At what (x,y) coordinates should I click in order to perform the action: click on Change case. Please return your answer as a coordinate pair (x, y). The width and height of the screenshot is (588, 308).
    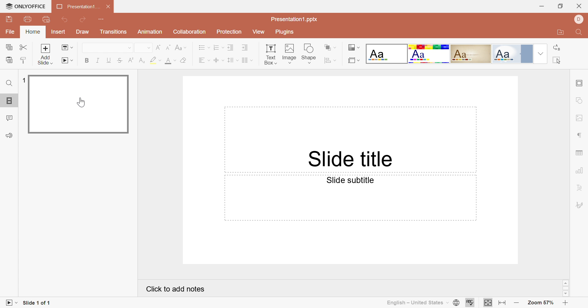
    Looking at the image, I should click on (181, 46).